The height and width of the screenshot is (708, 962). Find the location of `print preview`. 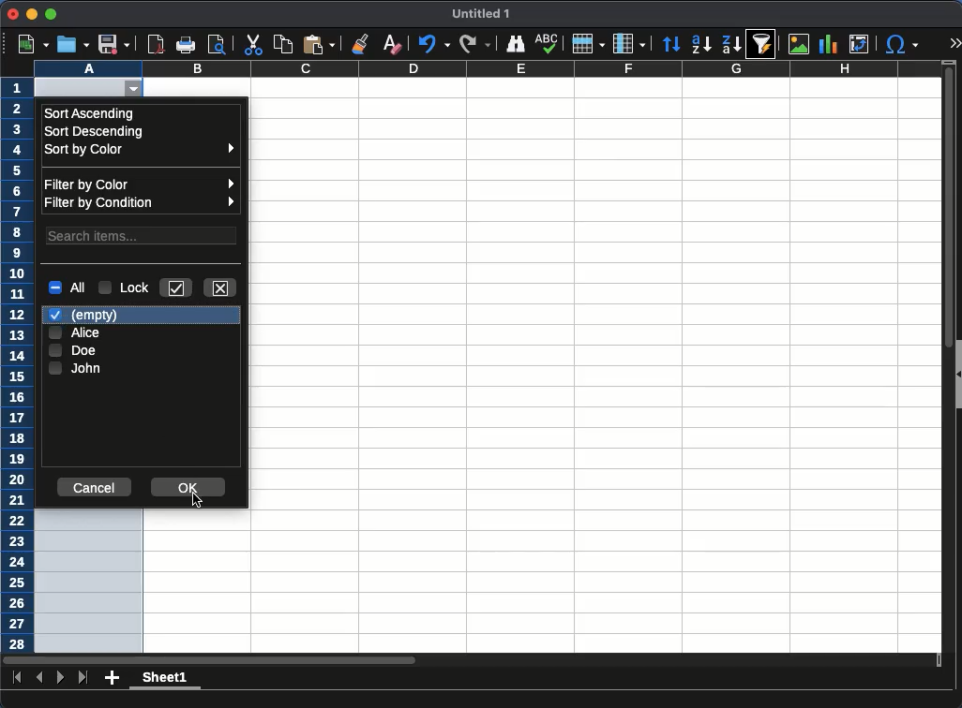

print preview is located at coordinates (217, 44).